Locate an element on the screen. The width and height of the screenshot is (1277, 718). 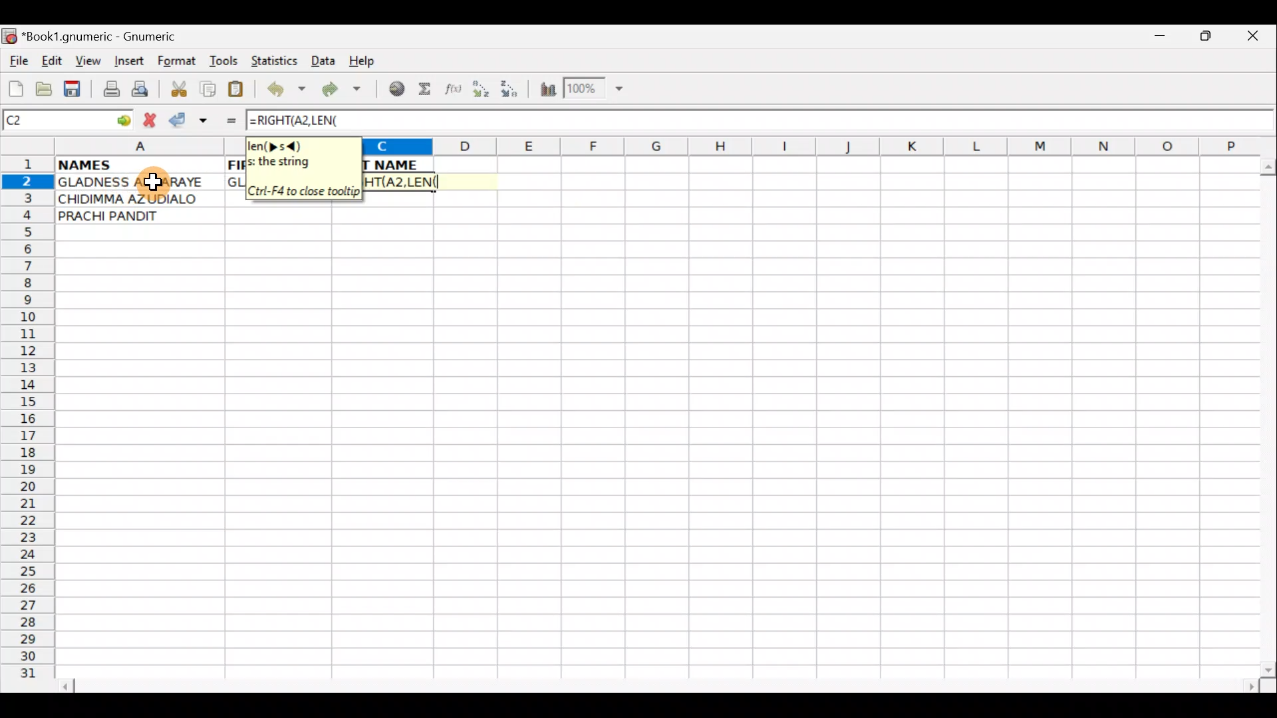
Rows is located at coordinates (28, 423).